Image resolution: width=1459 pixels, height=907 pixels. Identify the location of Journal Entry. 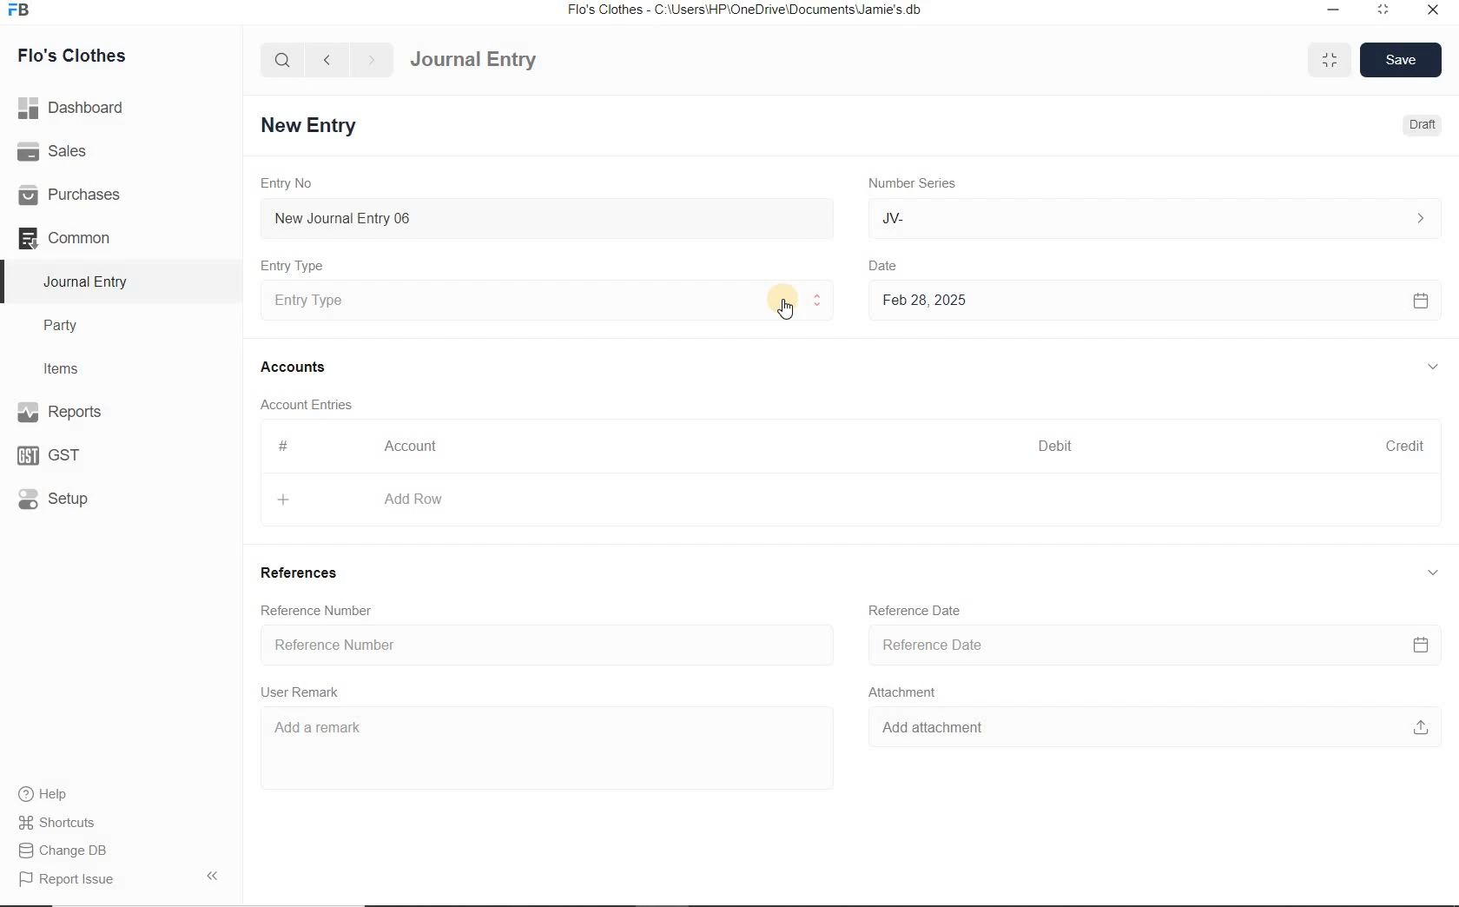
(88, 281).